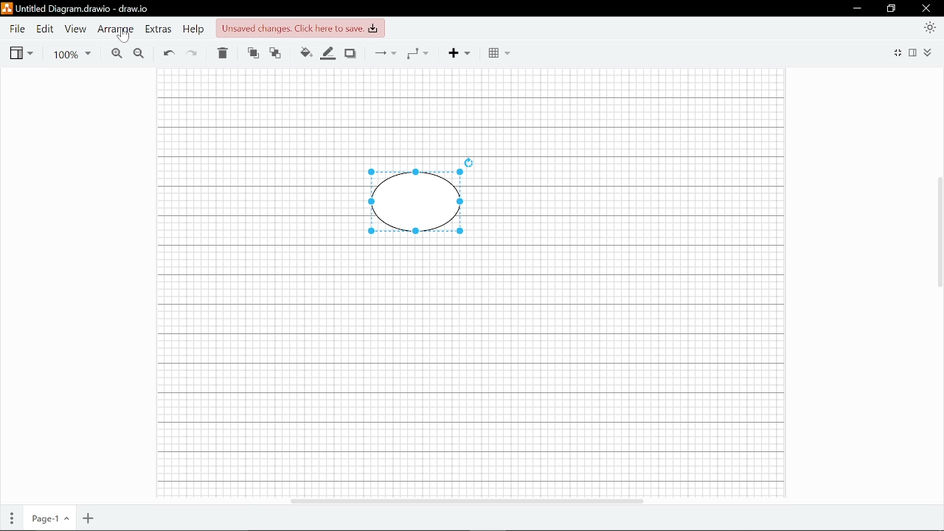  What do you see at coordinates (500, 54) in the screenshot?
I see `Table` at bounding box center [500, 54].